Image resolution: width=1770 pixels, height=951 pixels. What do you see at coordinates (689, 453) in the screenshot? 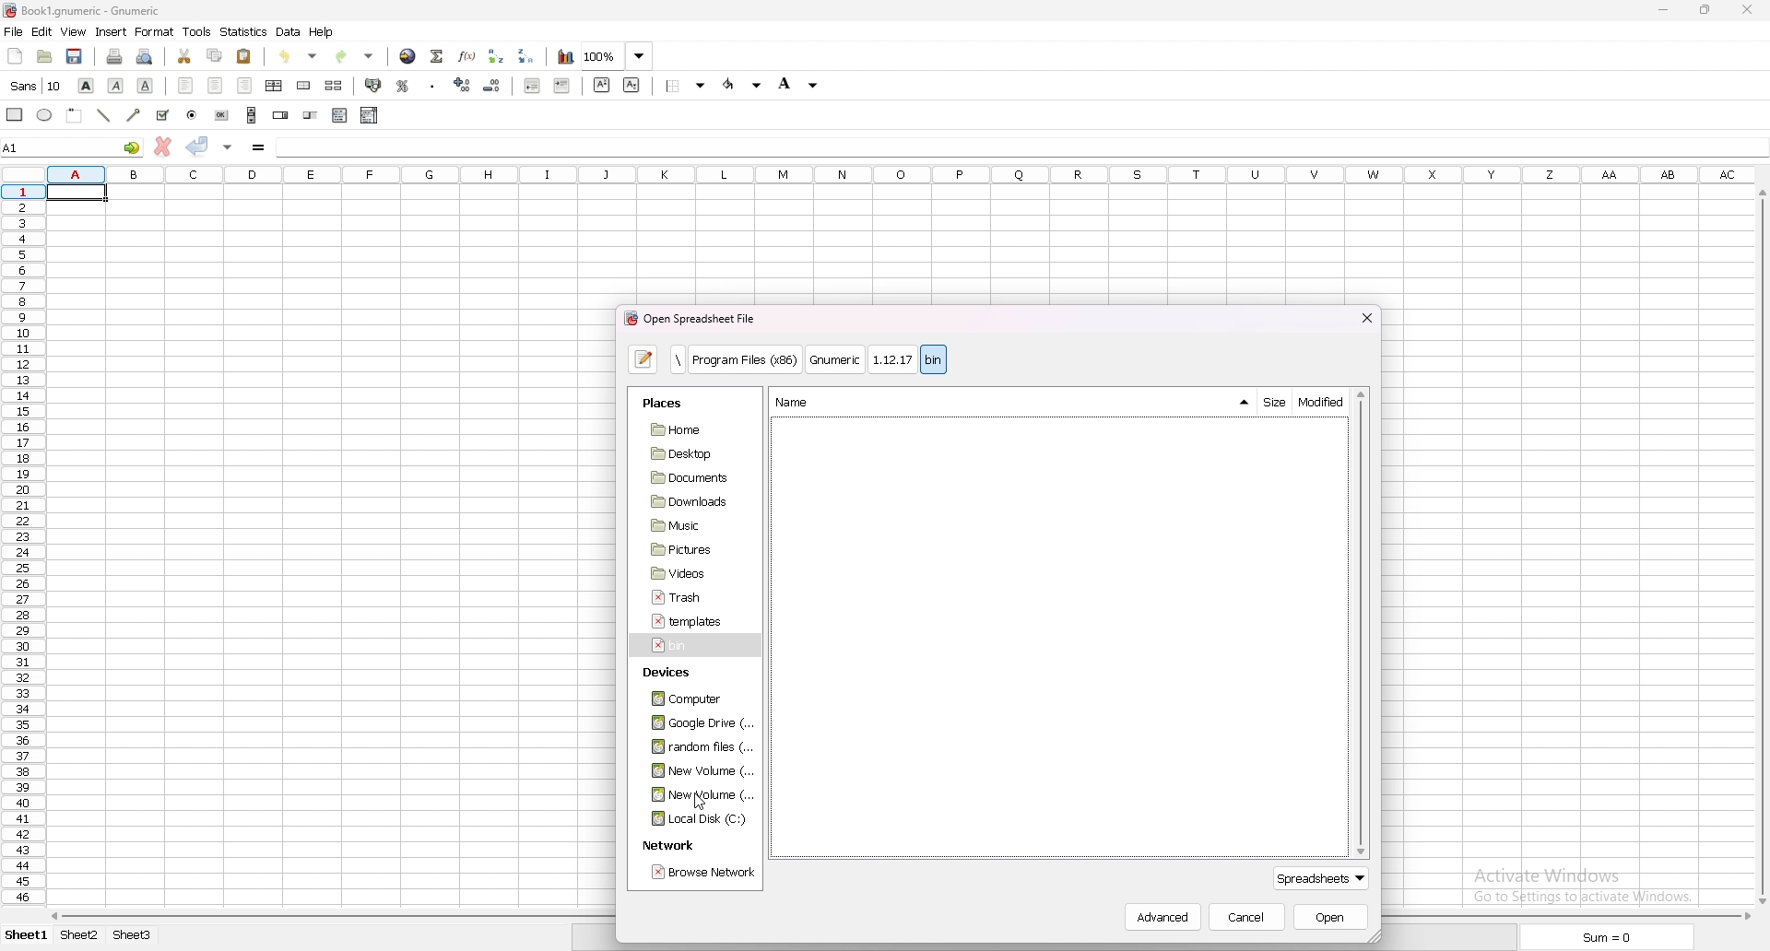
I see `desktop` at bounding box center [689, 453].